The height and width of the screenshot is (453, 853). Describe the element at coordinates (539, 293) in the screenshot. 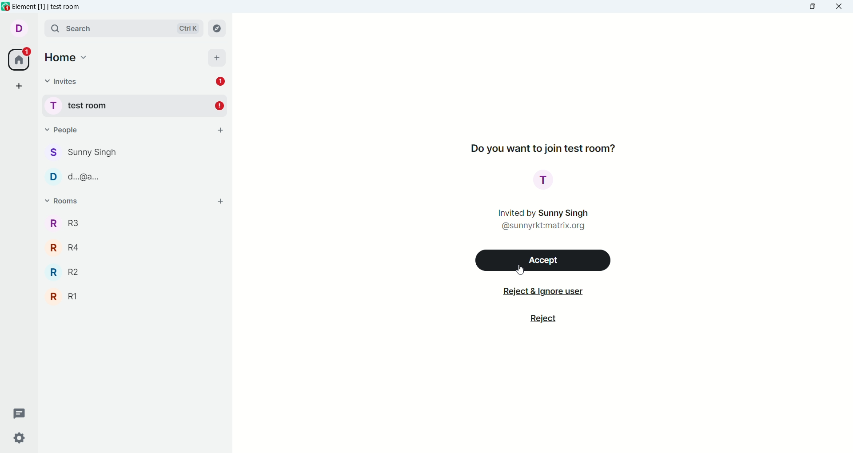

I see `reject & ignore` at that location.